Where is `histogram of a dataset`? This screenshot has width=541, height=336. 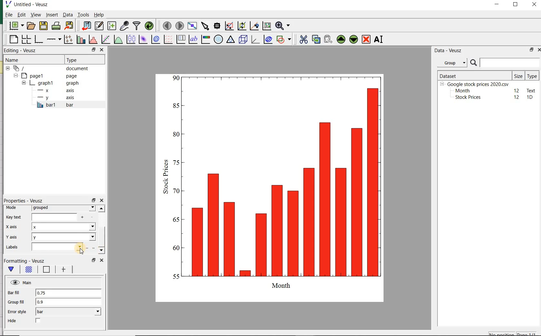 histogram of a dataset is located at coordinates (92, 40).